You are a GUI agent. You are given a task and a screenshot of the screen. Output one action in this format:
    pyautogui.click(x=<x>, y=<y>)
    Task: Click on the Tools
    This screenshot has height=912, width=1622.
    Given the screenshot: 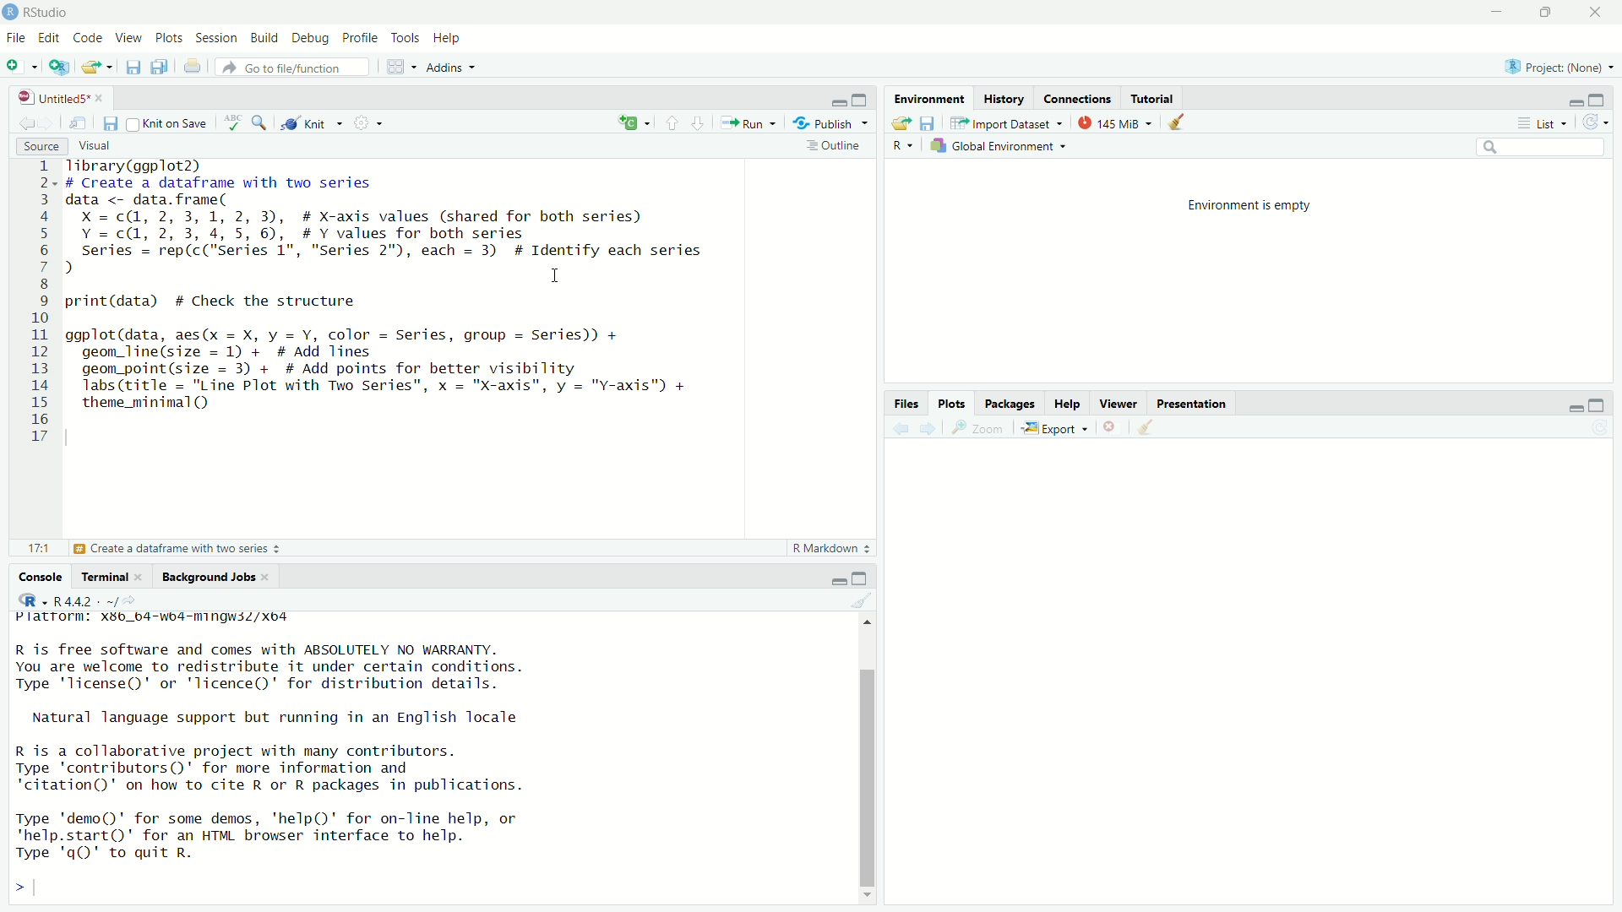 What is the action you would take?
    pyautogui.click(x=409, y=41)
    